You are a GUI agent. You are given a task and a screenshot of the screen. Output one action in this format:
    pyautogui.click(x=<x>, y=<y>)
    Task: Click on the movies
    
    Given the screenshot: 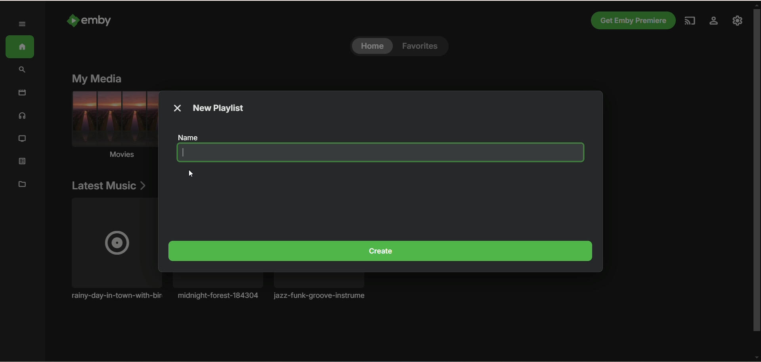 What is the action you would take?
    pyautogui.click(x=113, y=126)
    